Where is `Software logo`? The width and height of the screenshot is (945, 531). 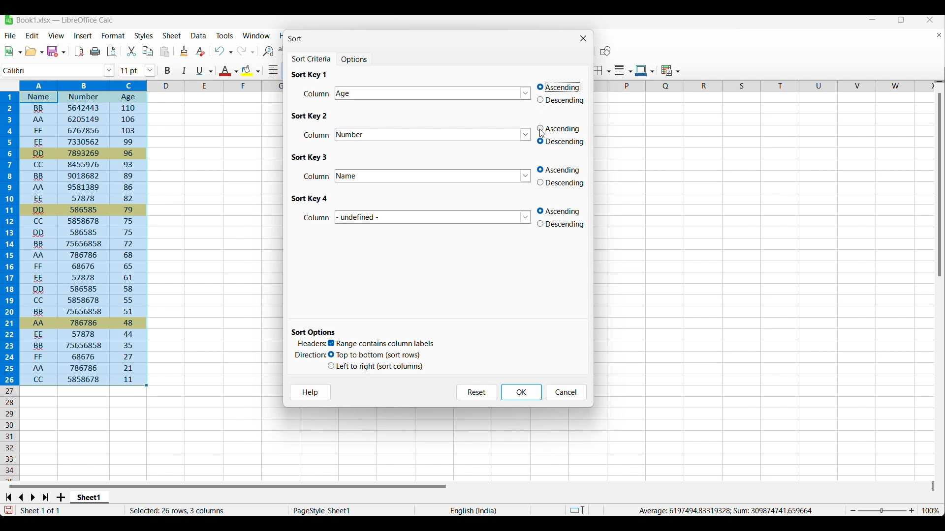
Software logo is located at coordinates (9, 20).